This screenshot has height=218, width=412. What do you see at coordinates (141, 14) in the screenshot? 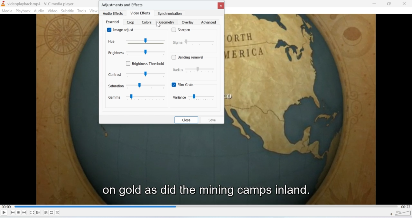
I see `video effects` at bounding box center [141, 14].